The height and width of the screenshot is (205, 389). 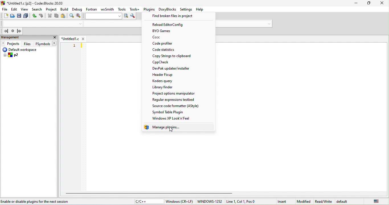 What do you see at coordinates (163, 44) in the screenshot?
I see `code profiler` at bounding box center [163, 44].